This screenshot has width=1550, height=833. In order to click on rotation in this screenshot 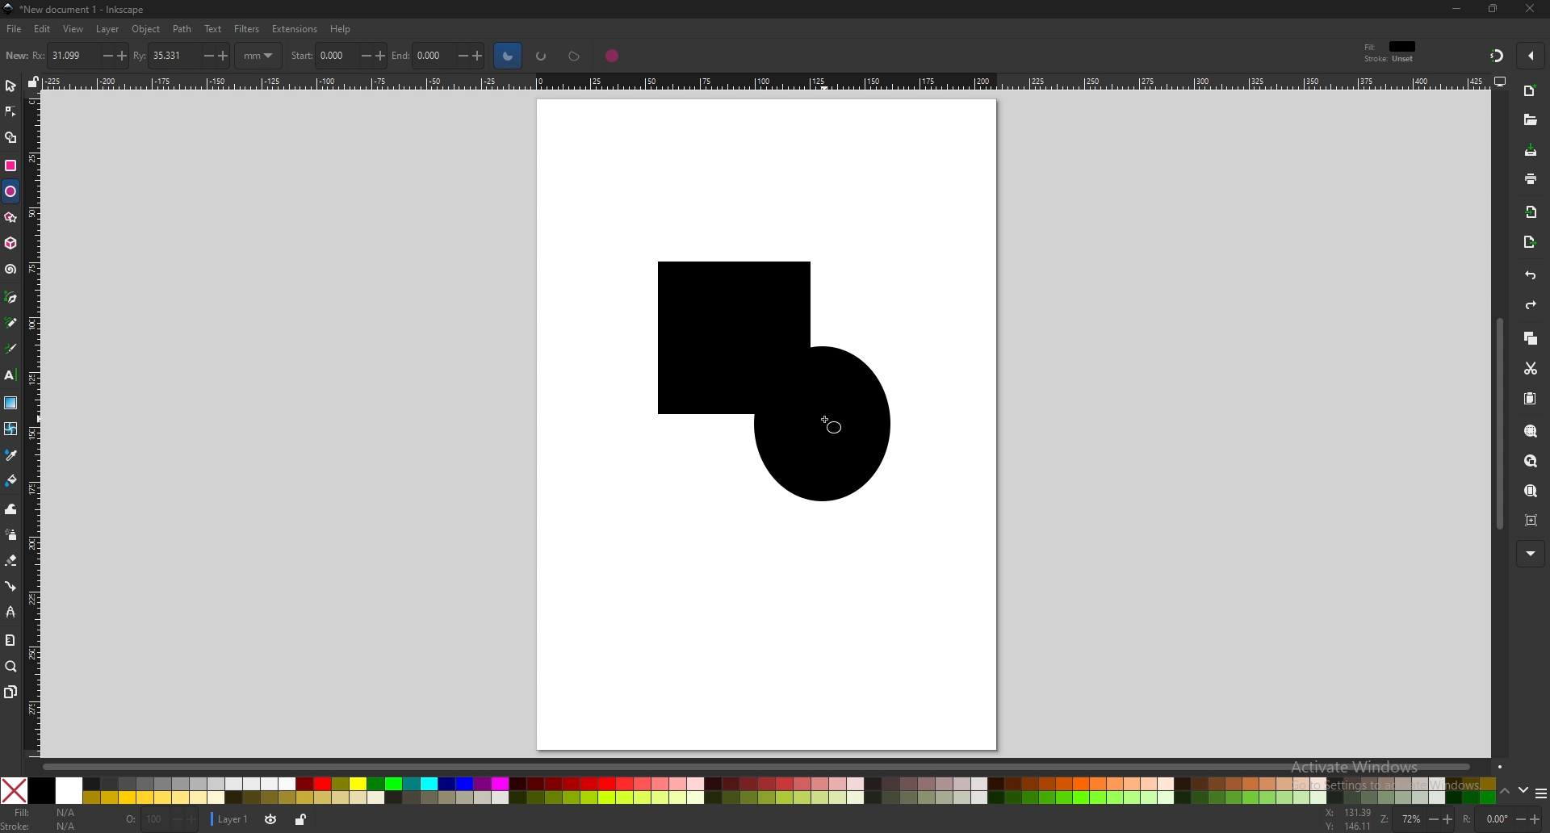, I will do `click(1501, 819)`.